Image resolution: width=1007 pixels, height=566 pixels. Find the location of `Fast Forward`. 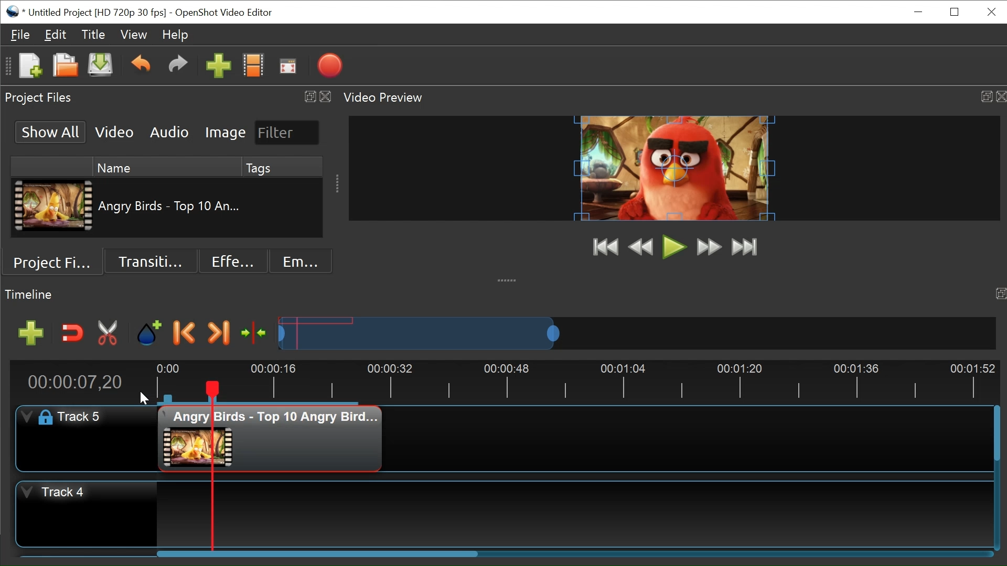

Fast Forward is located at coordinates (709, 247).